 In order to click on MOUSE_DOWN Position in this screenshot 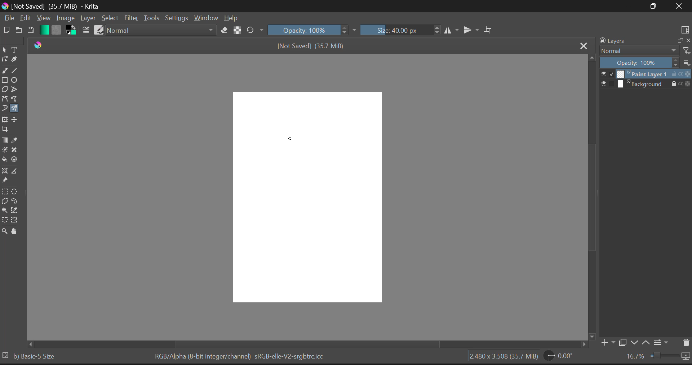, I will do `click(292, 140)`.